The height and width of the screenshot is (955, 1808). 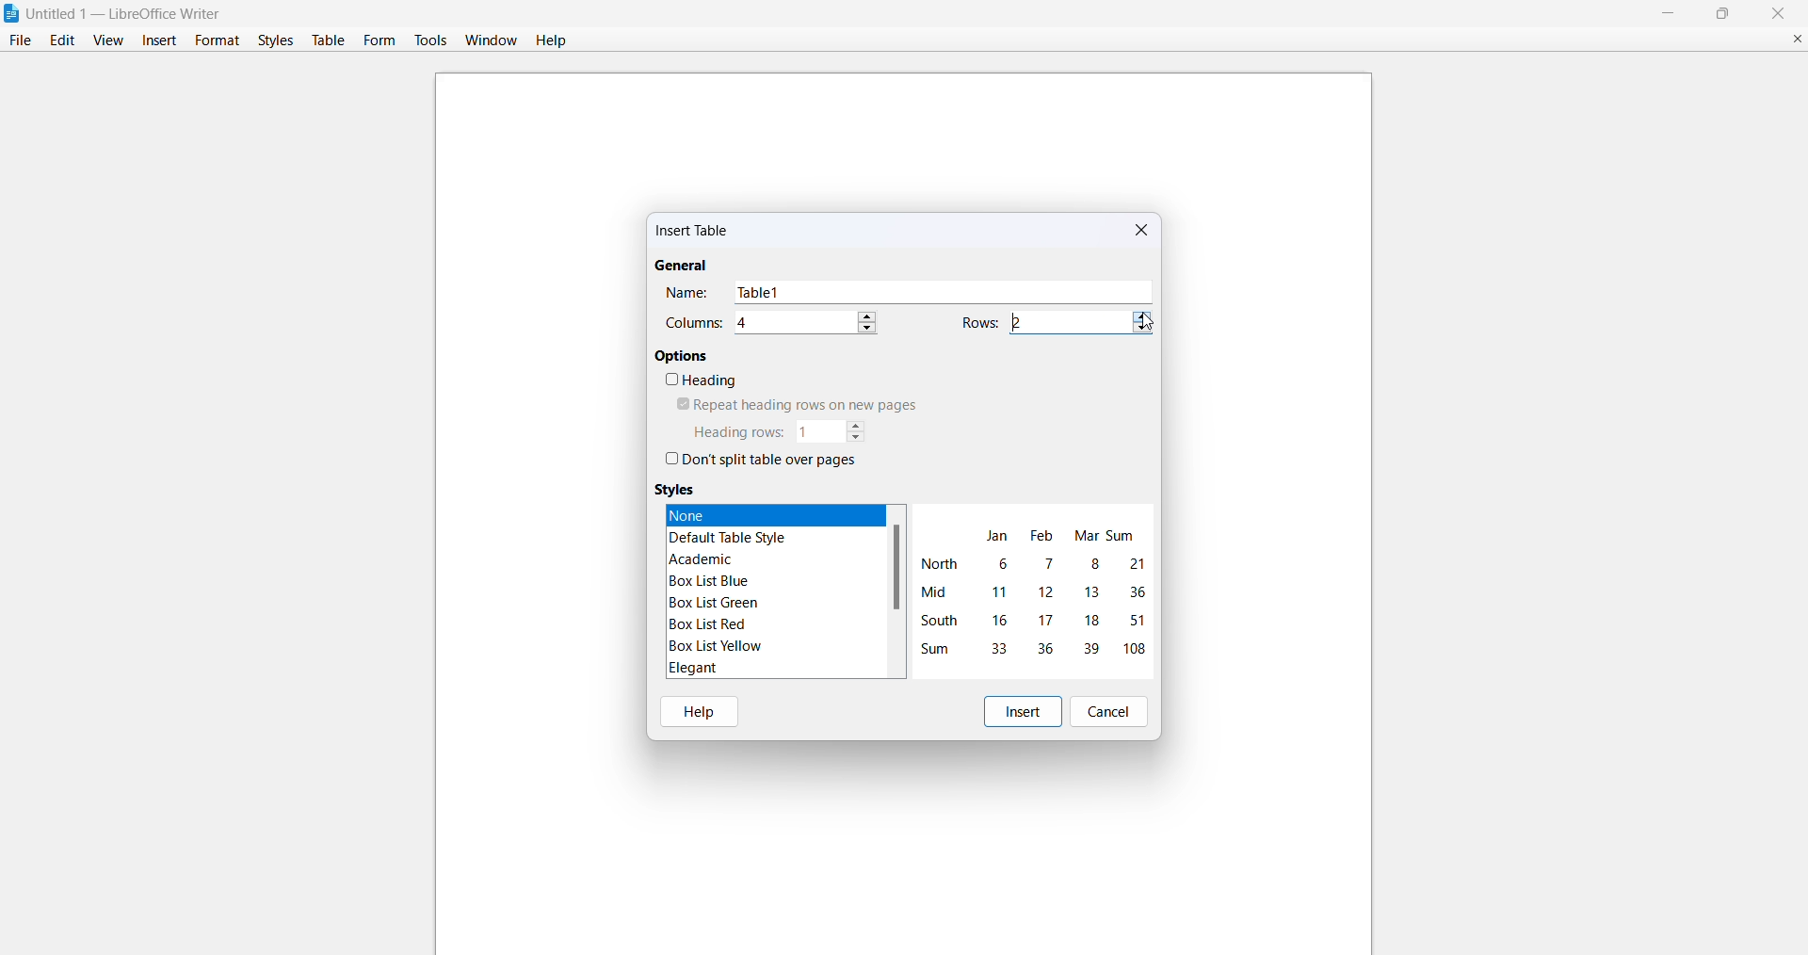 What do you see at coordinates (1789, 37) in the screenshot?
I see `close document` at bounding box center [1789, 37].